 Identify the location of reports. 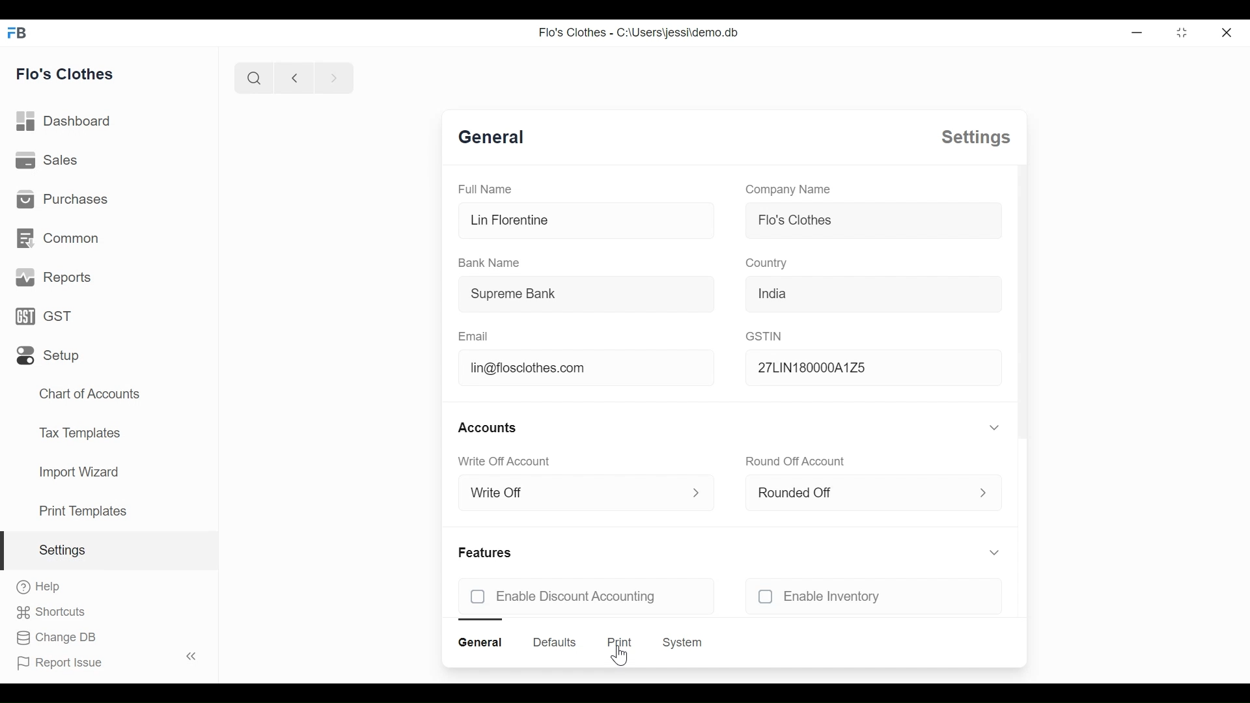
(55, 277).